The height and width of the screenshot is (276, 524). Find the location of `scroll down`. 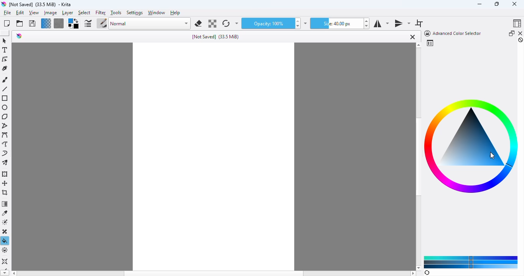

scroll down is located at coordinates (419, 268).